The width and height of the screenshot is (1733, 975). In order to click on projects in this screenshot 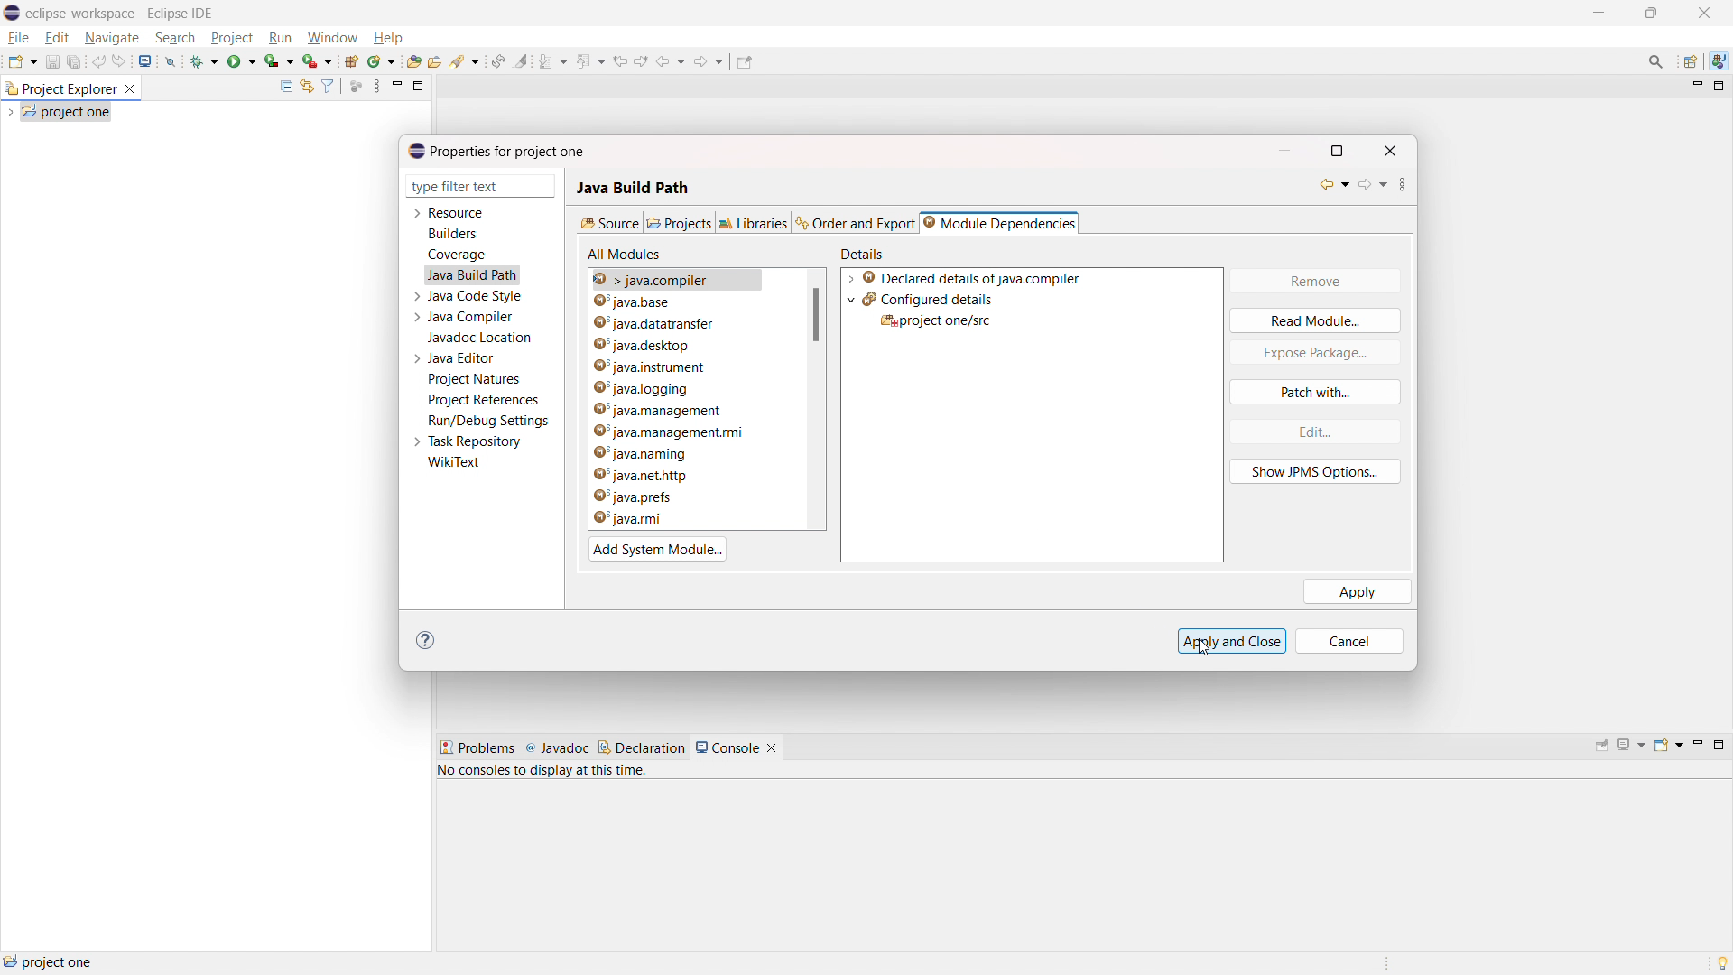, I will do `click(679, 222)`.